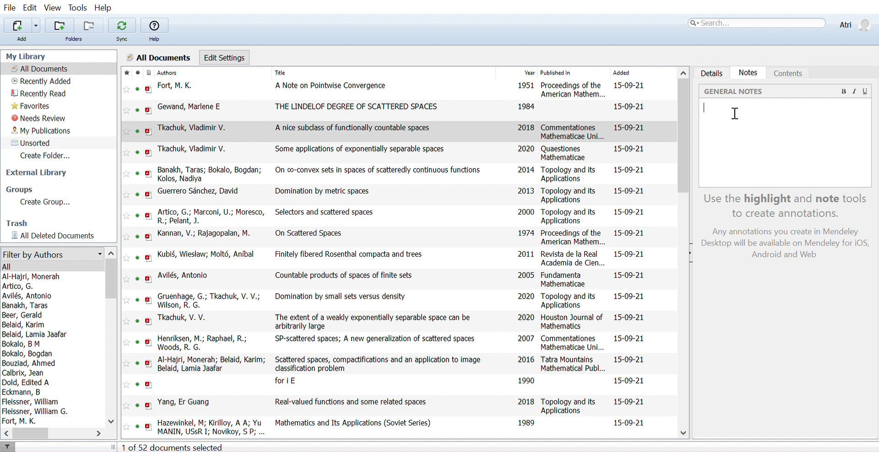  What do you see at coordinates (88, 26) in the screenshot?
I see `Remove folders` at bounding box center [88, 26].